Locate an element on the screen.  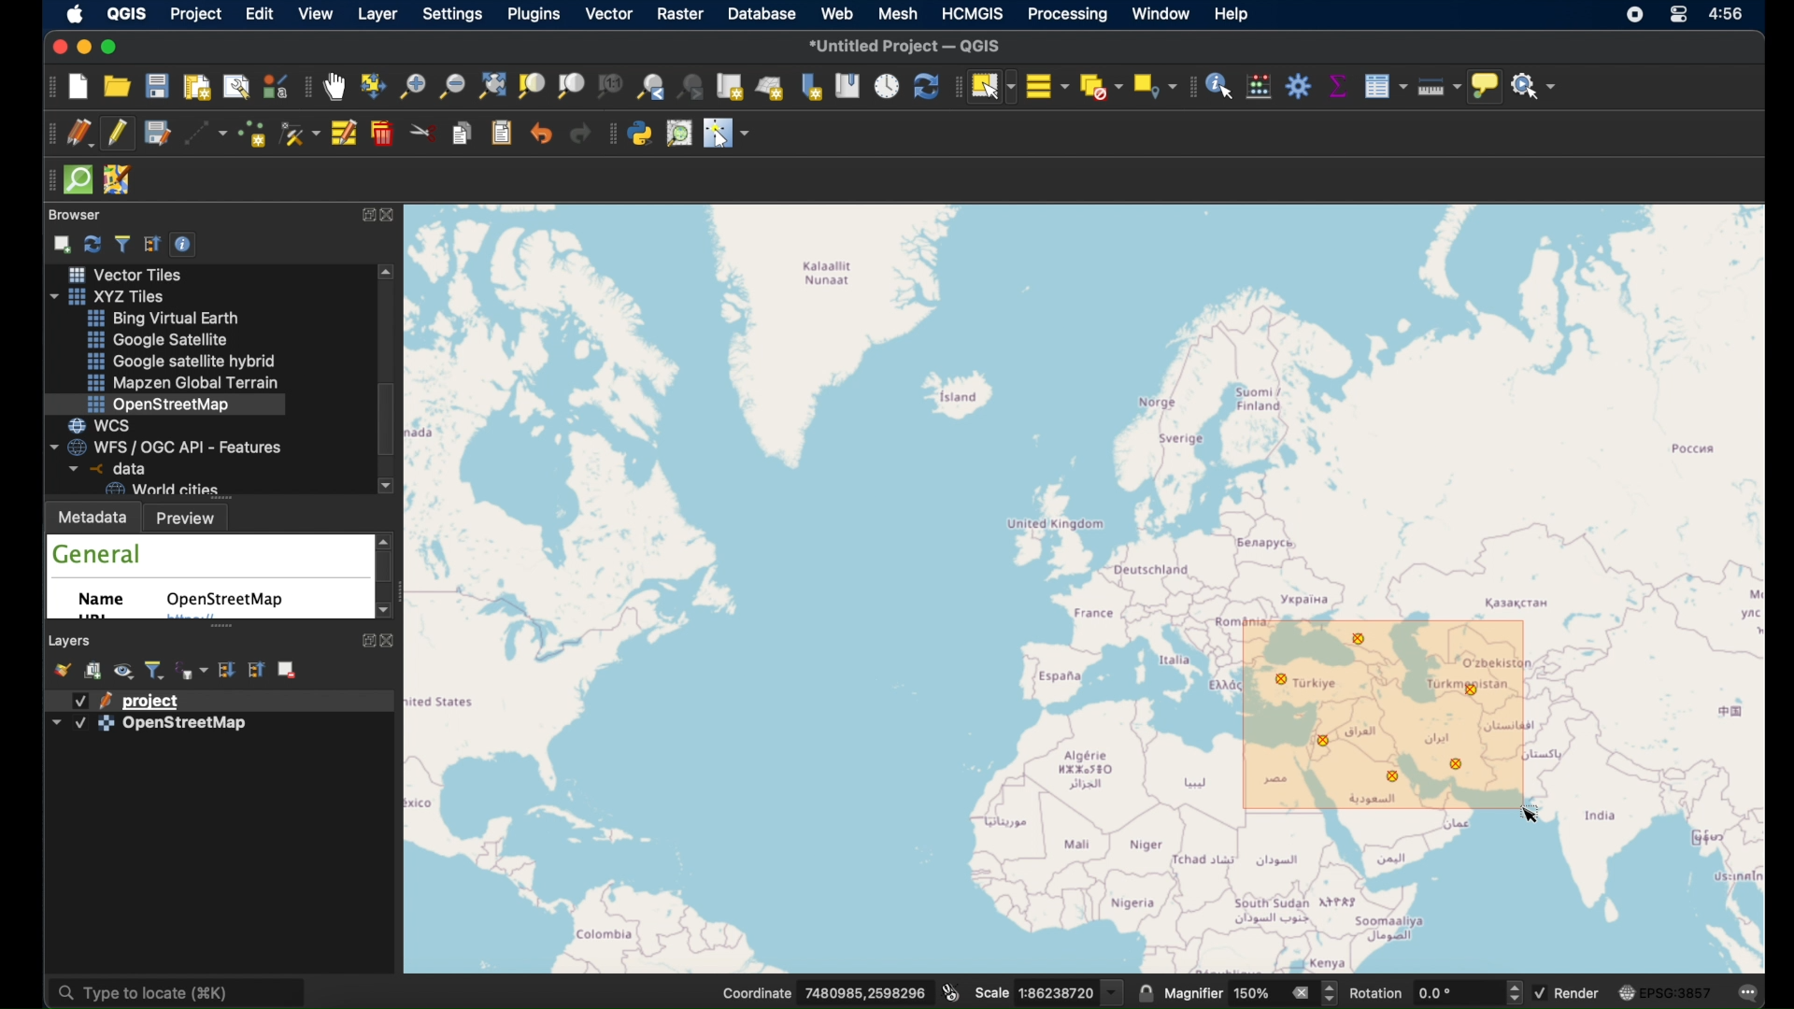
HCMGIS is located at coordinates (973, 13).